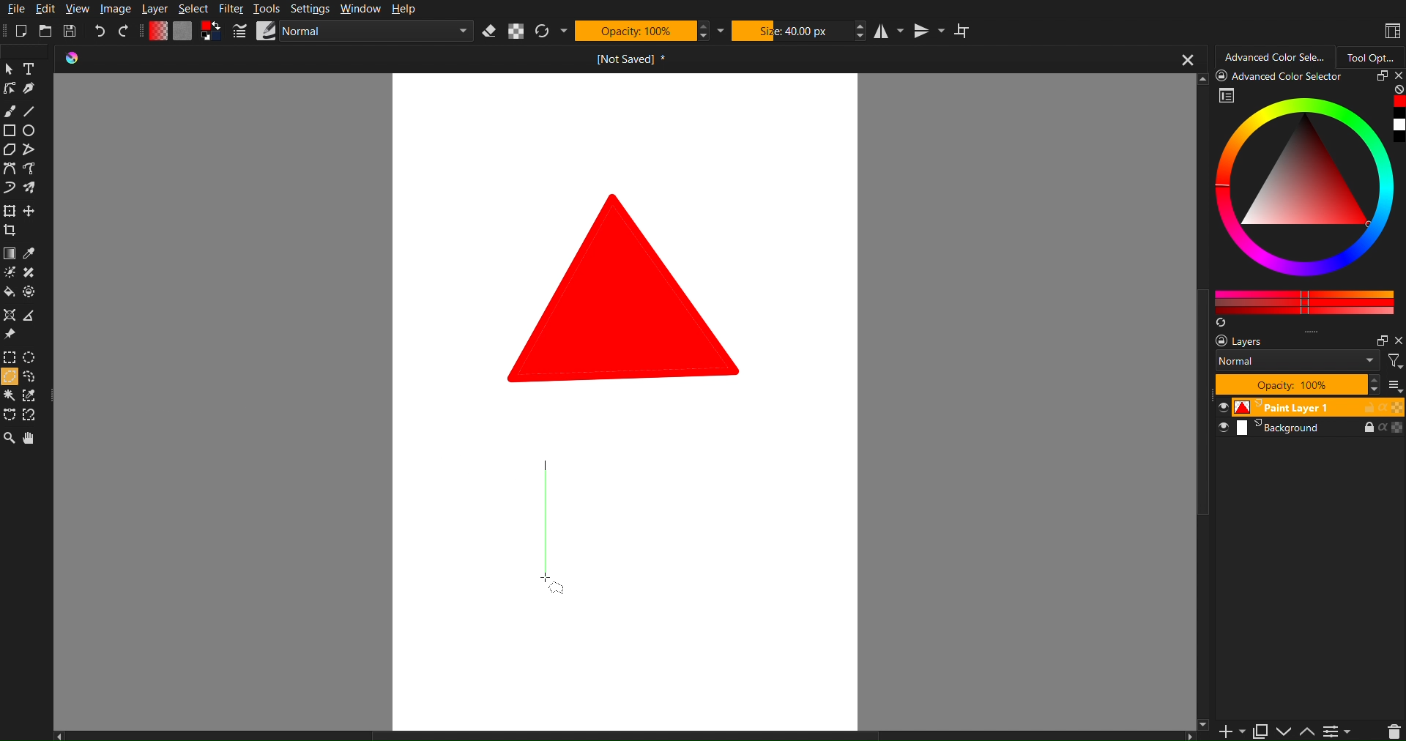 The width and height of the screenshot is (1406, 741). What do you see at coordinates (231, 9) in the screenshot?
I see `Filter` at bounding box center [231, 9].